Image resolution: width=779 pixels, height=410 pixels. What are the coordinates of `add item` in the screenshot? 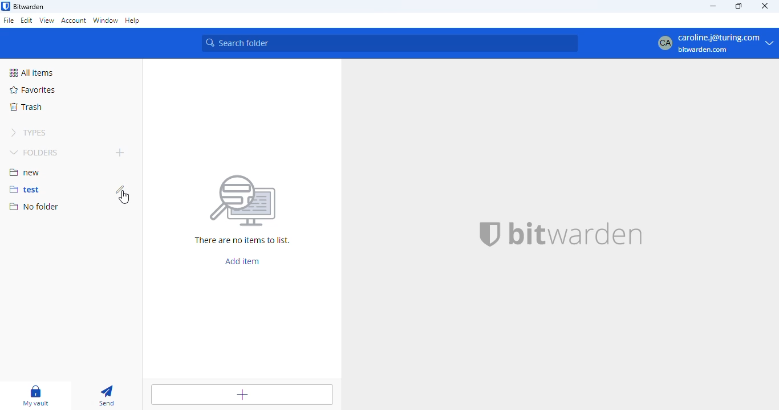 It's located at (241, 261).